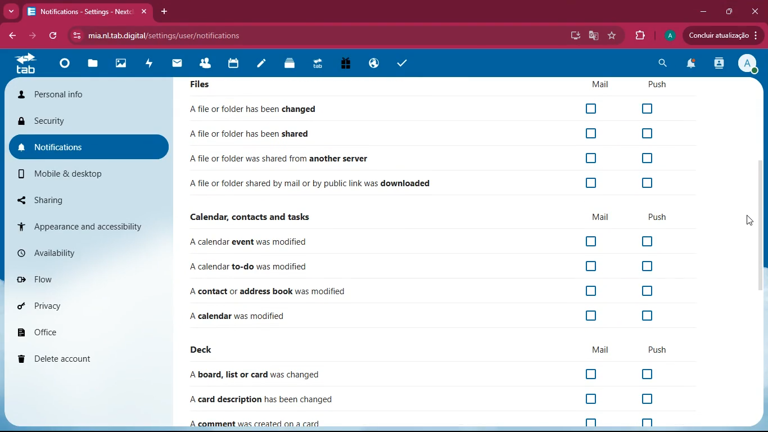 The image size is (768, 432). Describe the element at coordinates (68, 66) in the screenshot. I see `home` at that location.